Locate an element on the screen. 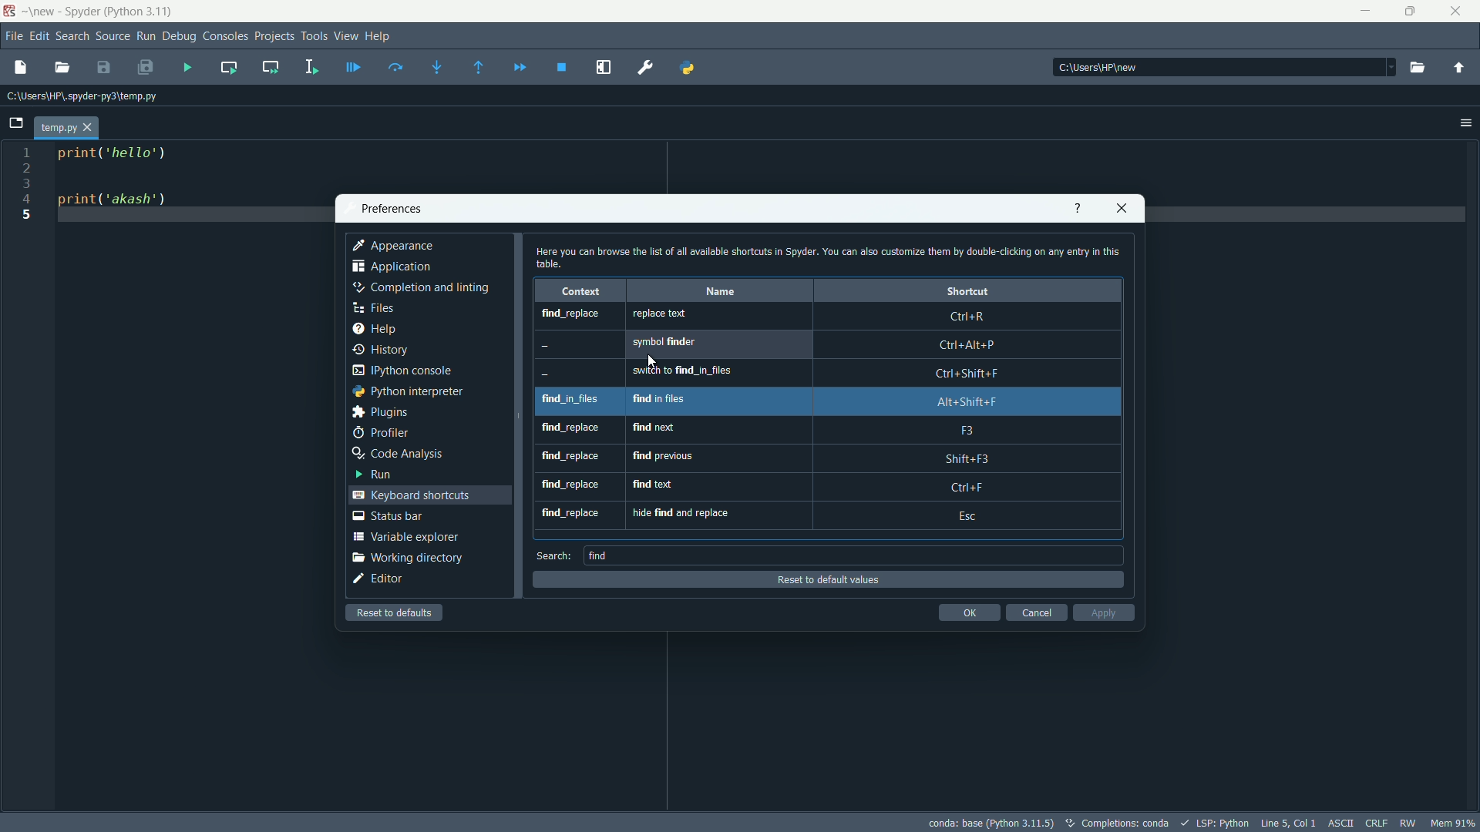 This screenshot has width=1480, height=832. profiler is located at coordinates (378, 432).